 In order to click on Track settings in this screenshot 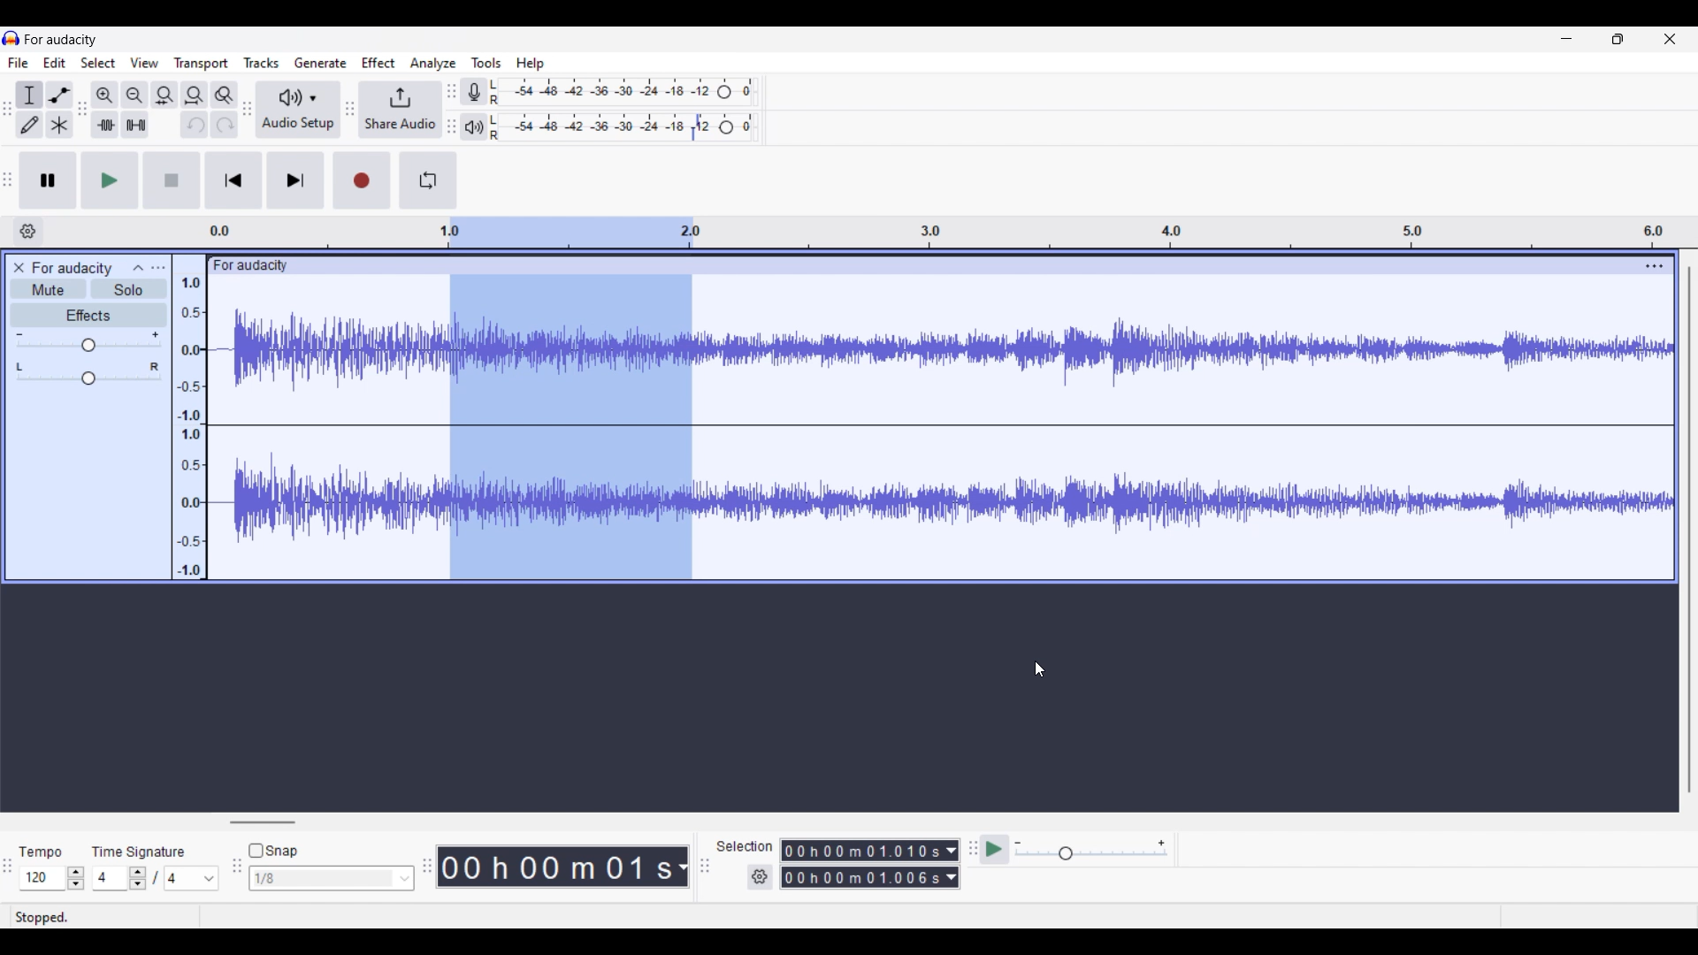, I will do `click(1655, 266)`.